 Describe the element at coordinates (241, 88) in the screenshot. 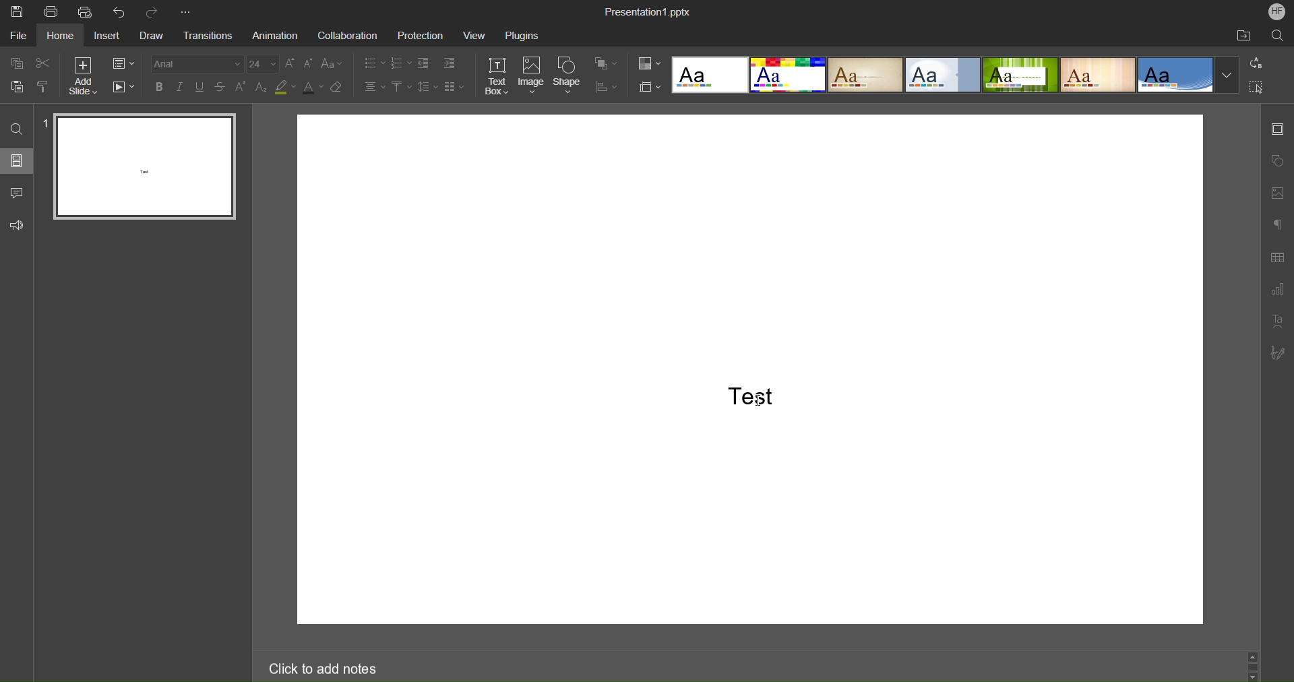

I see `Superscript` at that location.